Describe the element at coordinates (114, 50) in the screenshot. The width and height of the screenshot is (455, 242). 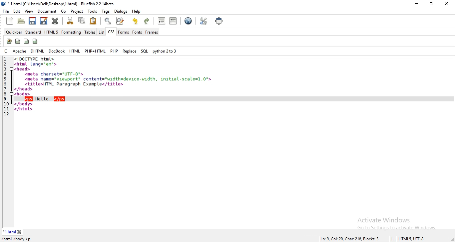
I see `php` at that location.